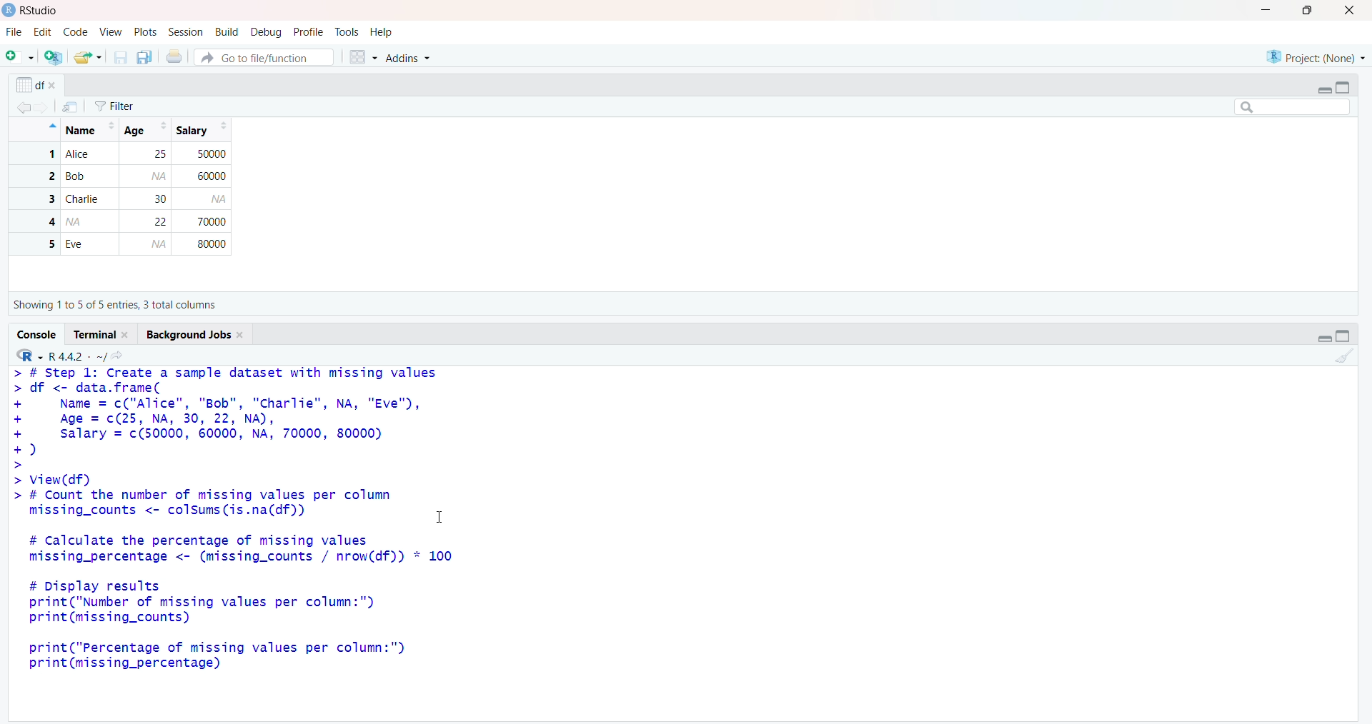 Image resolution: width=1372 pixels, height=724 pixels. I want to click on Background Jobs, so click(193, 335).